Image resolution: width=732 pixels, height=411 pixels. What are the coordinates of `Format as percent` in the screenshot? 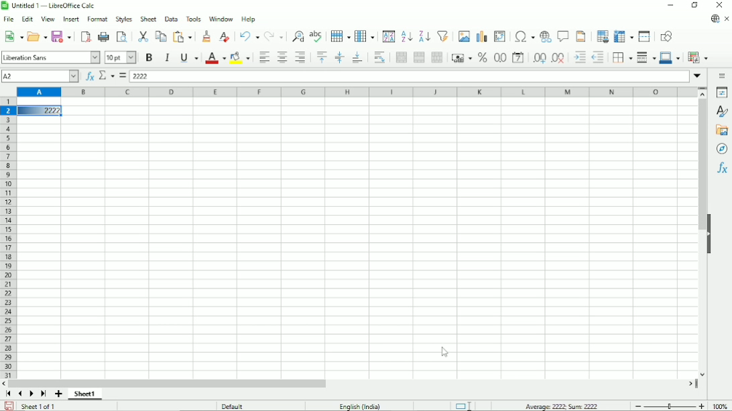 It's located at (481, 58).